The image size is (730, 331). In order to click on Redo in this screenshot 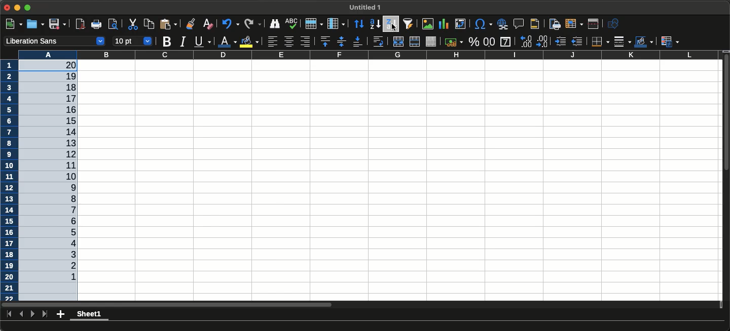, I will do `click(252, 23)`.